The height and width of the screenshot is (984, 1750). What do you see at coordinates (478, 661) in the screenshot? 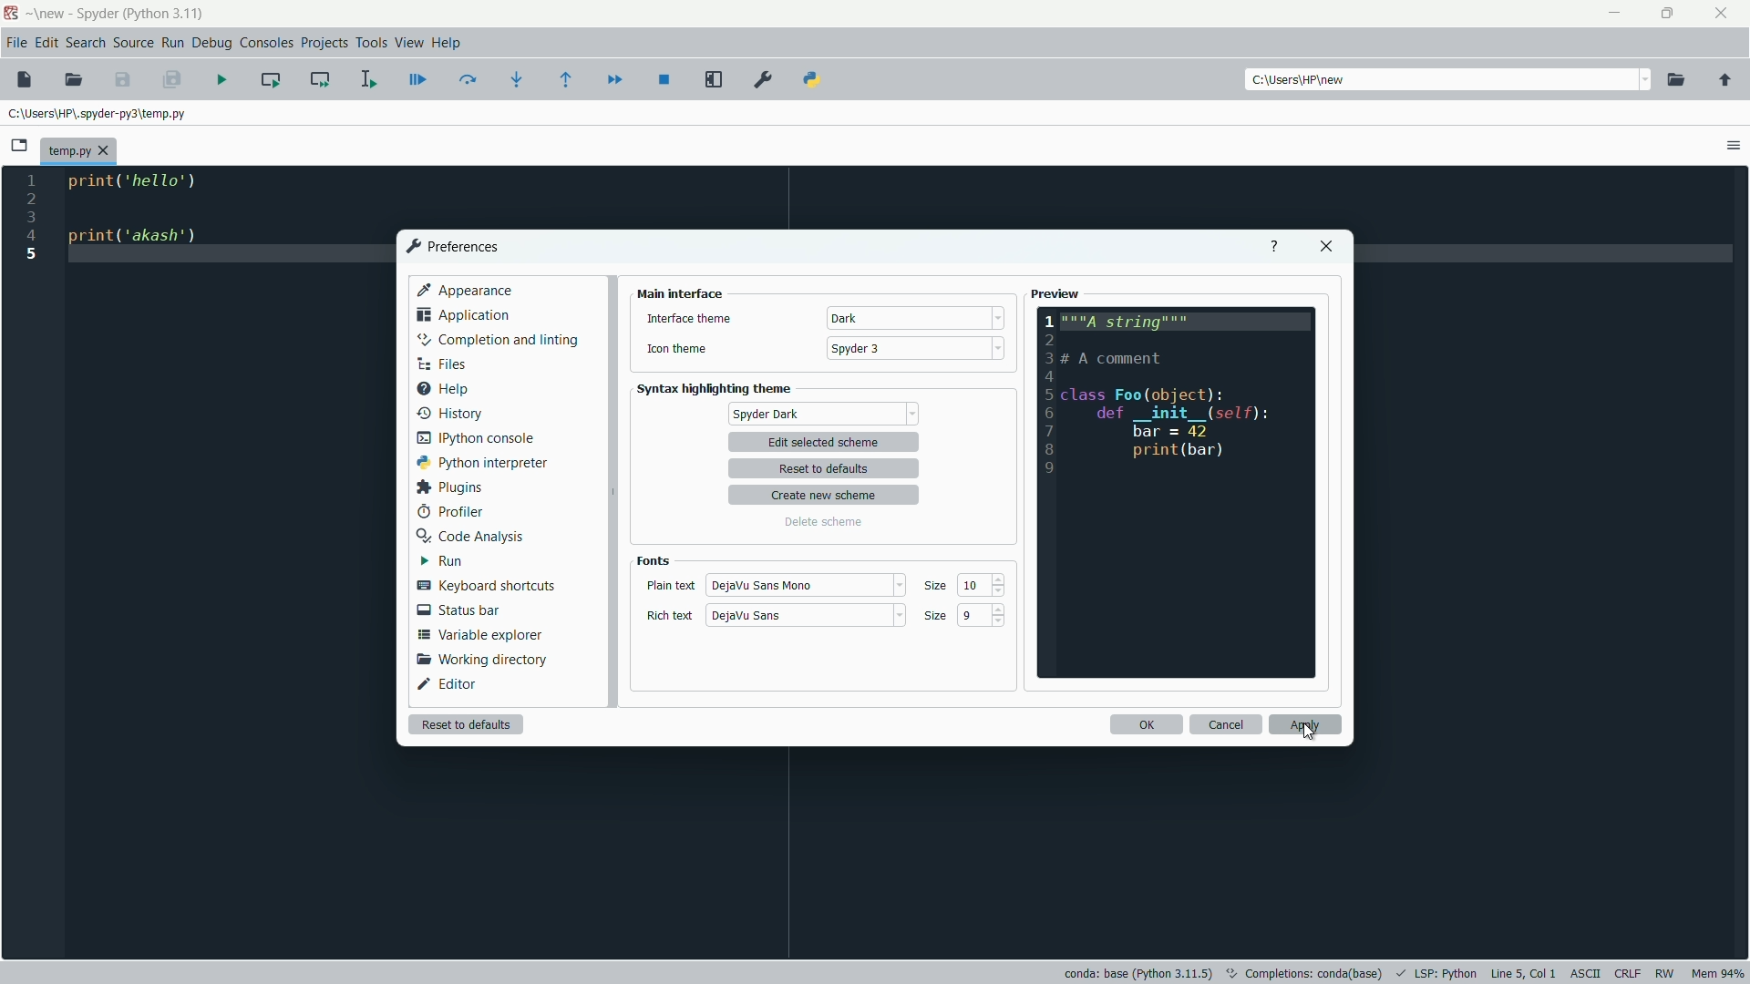
I see `working directory` at bounding box center [478, 661].